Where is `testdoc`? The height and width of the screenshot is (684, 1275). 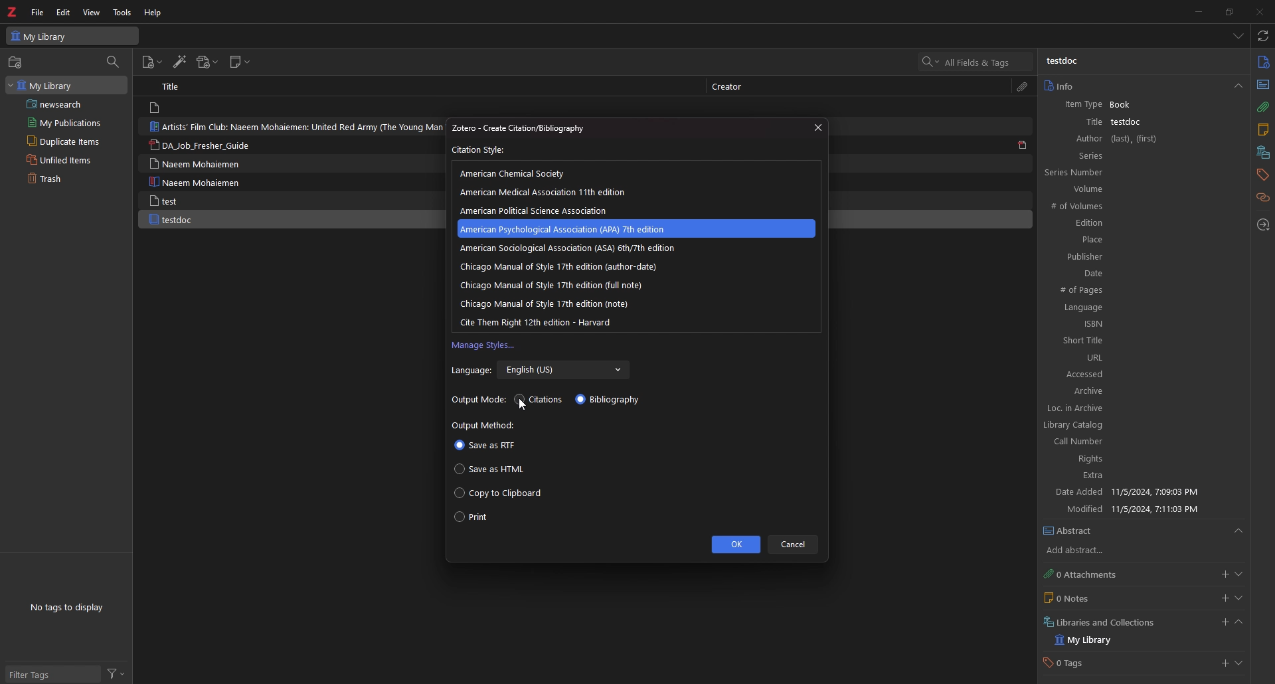
testdoc is located at coordinates (1128, 122).